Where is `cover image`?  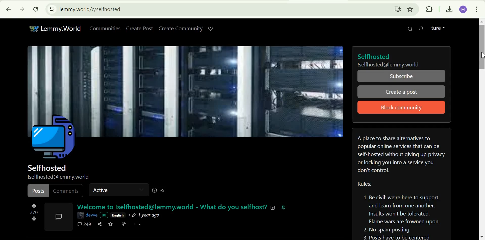 cover image is located at coordinates (186, 81).